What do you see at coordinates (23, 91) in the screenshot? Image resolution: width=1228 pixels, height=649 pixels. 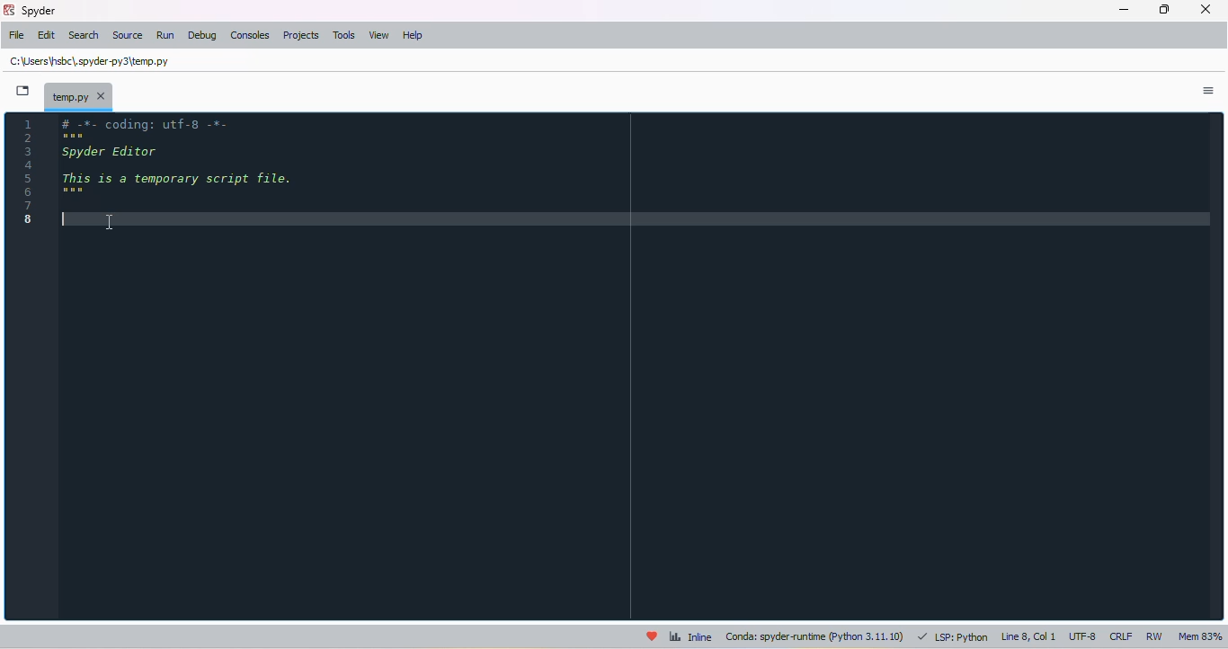 I see `browse tabs` at bounding box center [23, 91].